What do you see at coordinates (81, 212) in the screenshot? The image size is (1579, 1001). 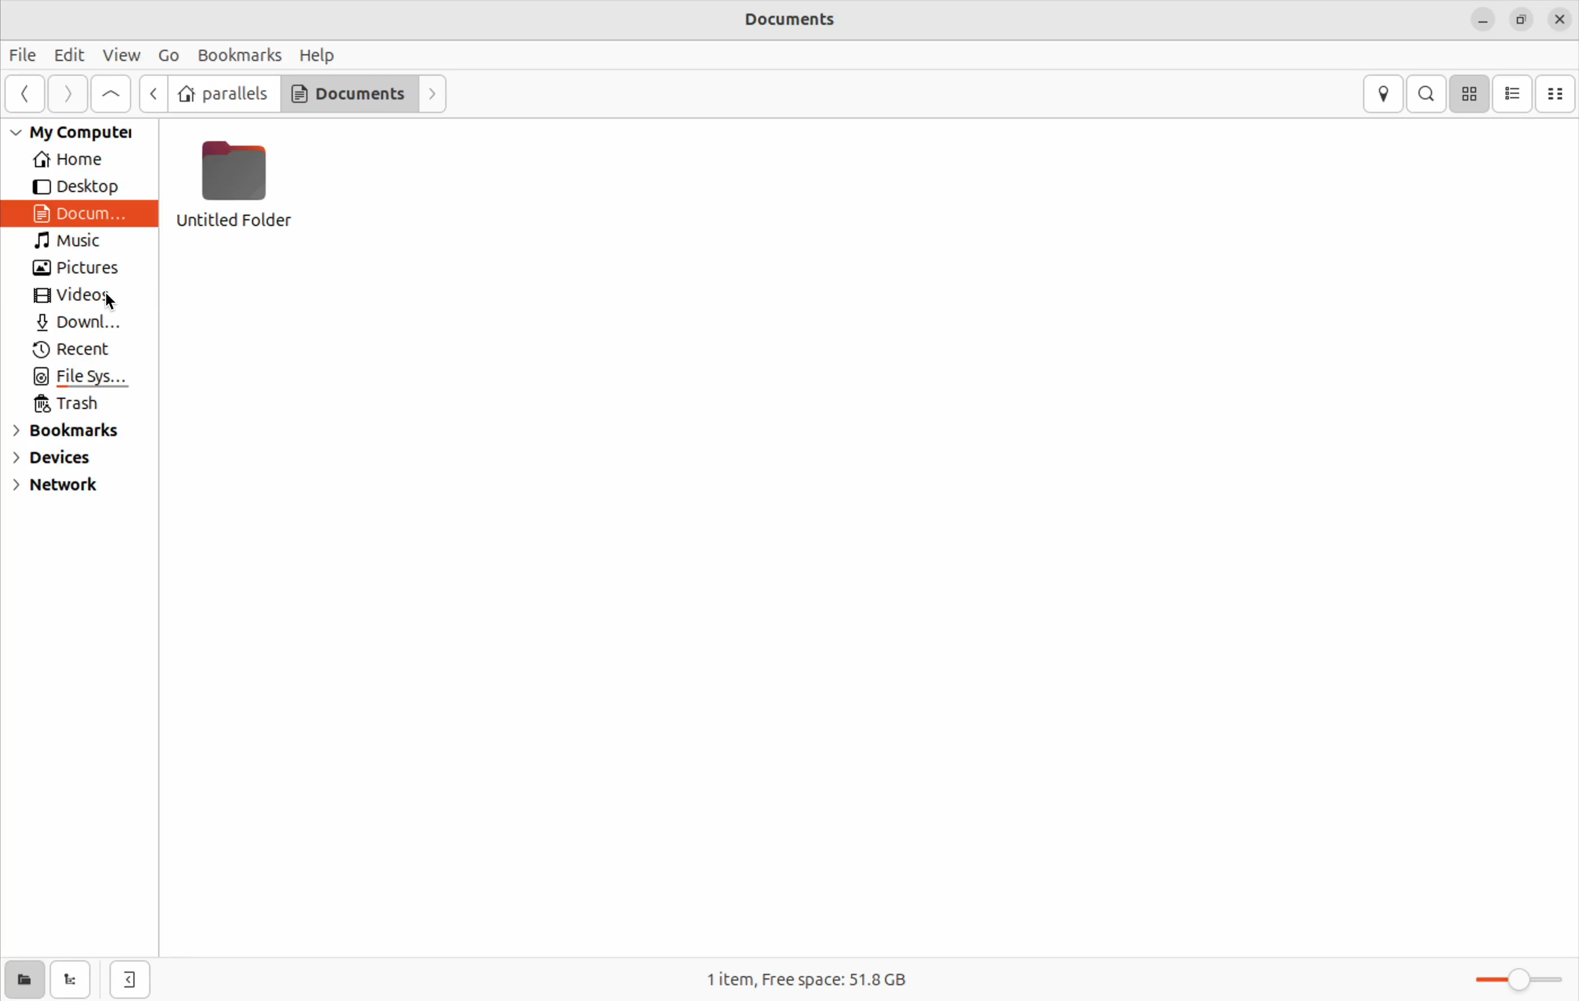 I see `Documents` at bounding box center [81, 212].